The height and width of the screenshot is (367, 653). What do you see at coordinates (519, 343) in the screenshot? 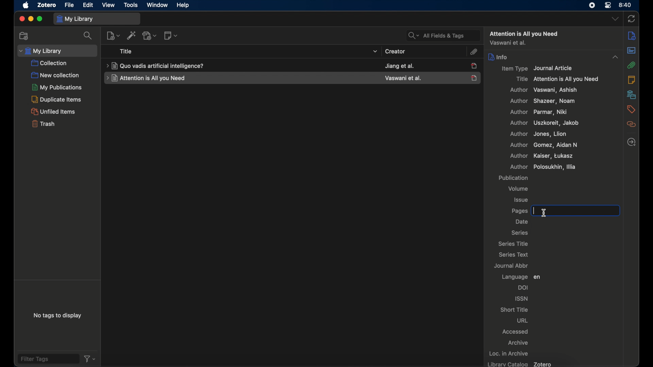
I see `archive` at bounding box center [519, 343].